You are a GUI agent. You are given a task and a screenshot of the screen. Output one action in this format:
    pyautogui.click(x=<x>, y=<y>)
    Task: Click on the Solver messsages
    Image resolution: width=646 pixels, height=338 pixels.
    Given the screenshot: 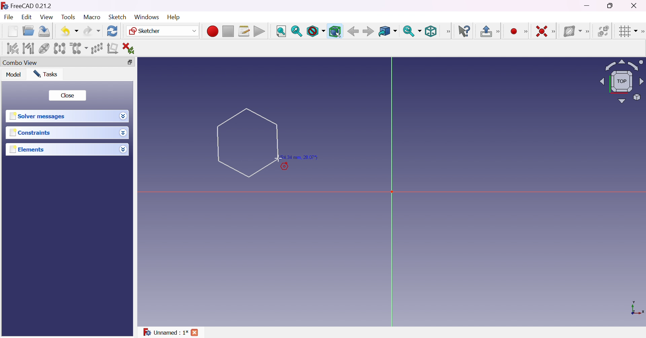 What is the action you would take?
    pyautogui.click(x=39, y=116)
    